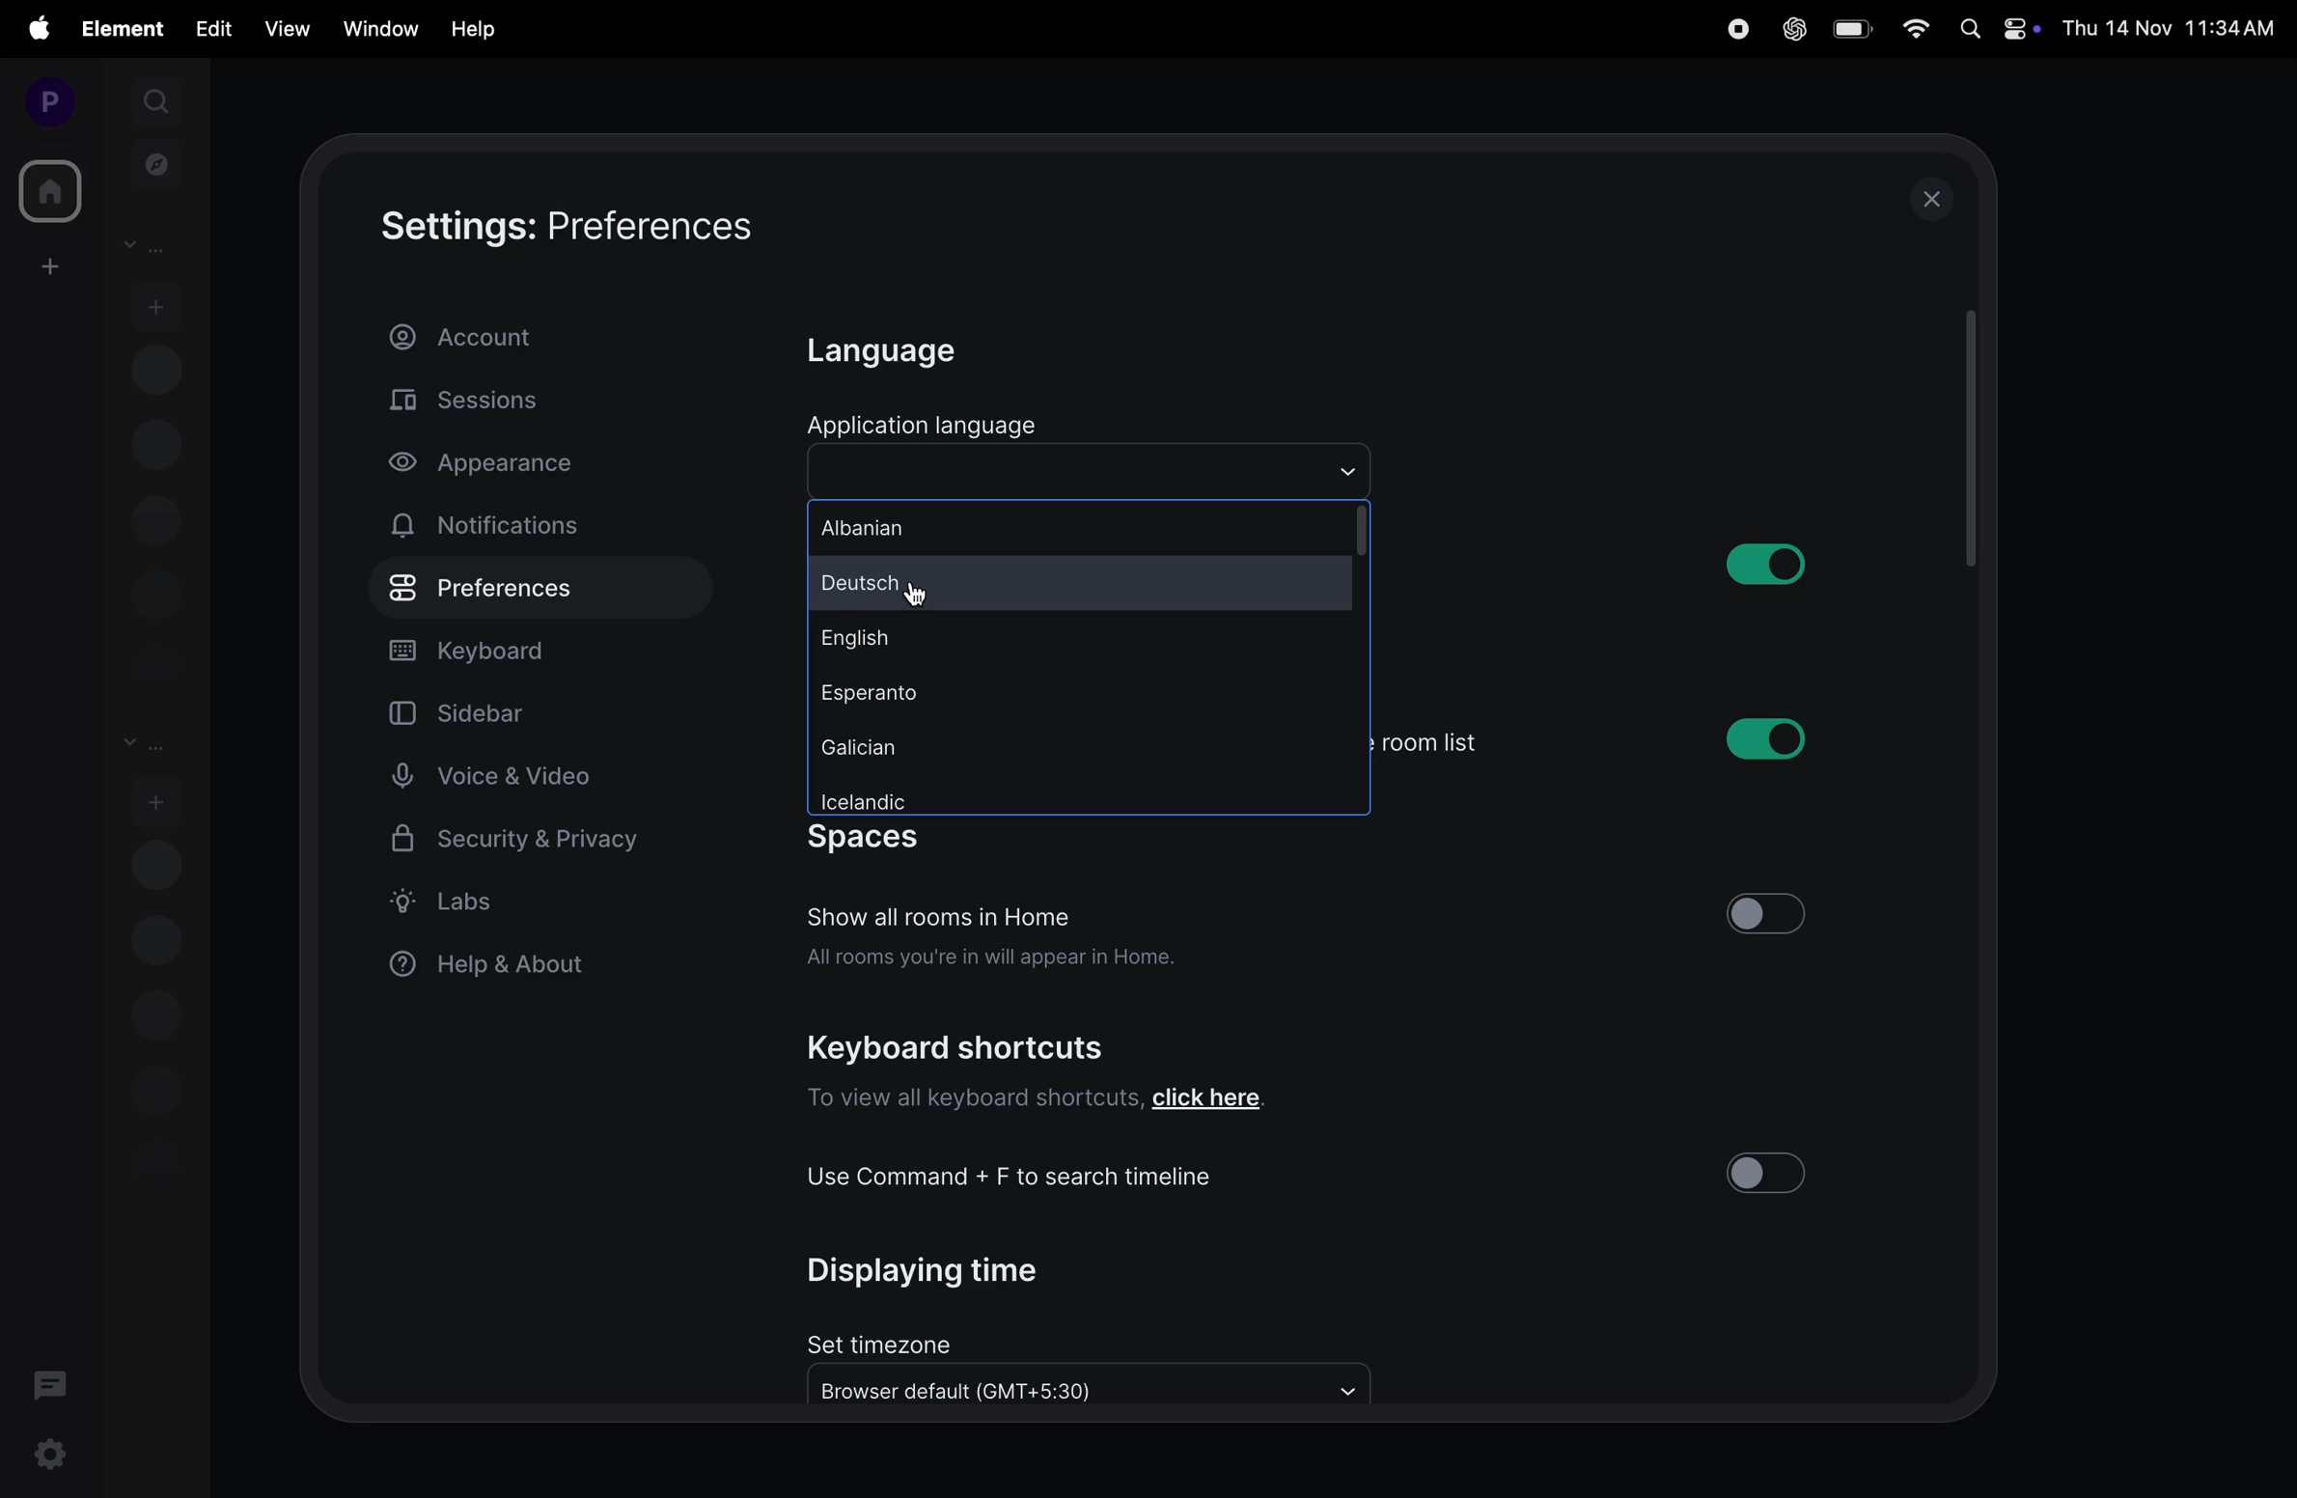 This screenshot has width=2297, height=1498. I want to click on application laguage, so click(940, 428).